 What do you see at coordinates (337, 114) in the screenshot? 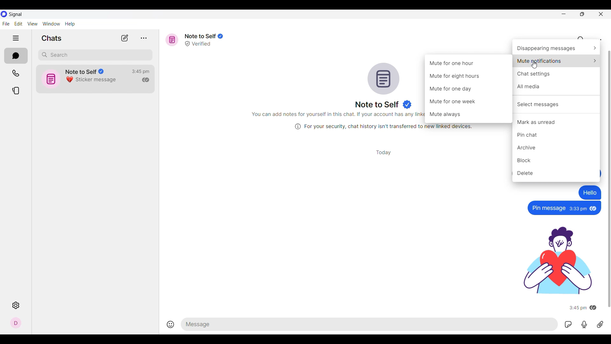
I see `You can add notes for yourself in this chat. If your account has any link` at bounding box center [337, 114].